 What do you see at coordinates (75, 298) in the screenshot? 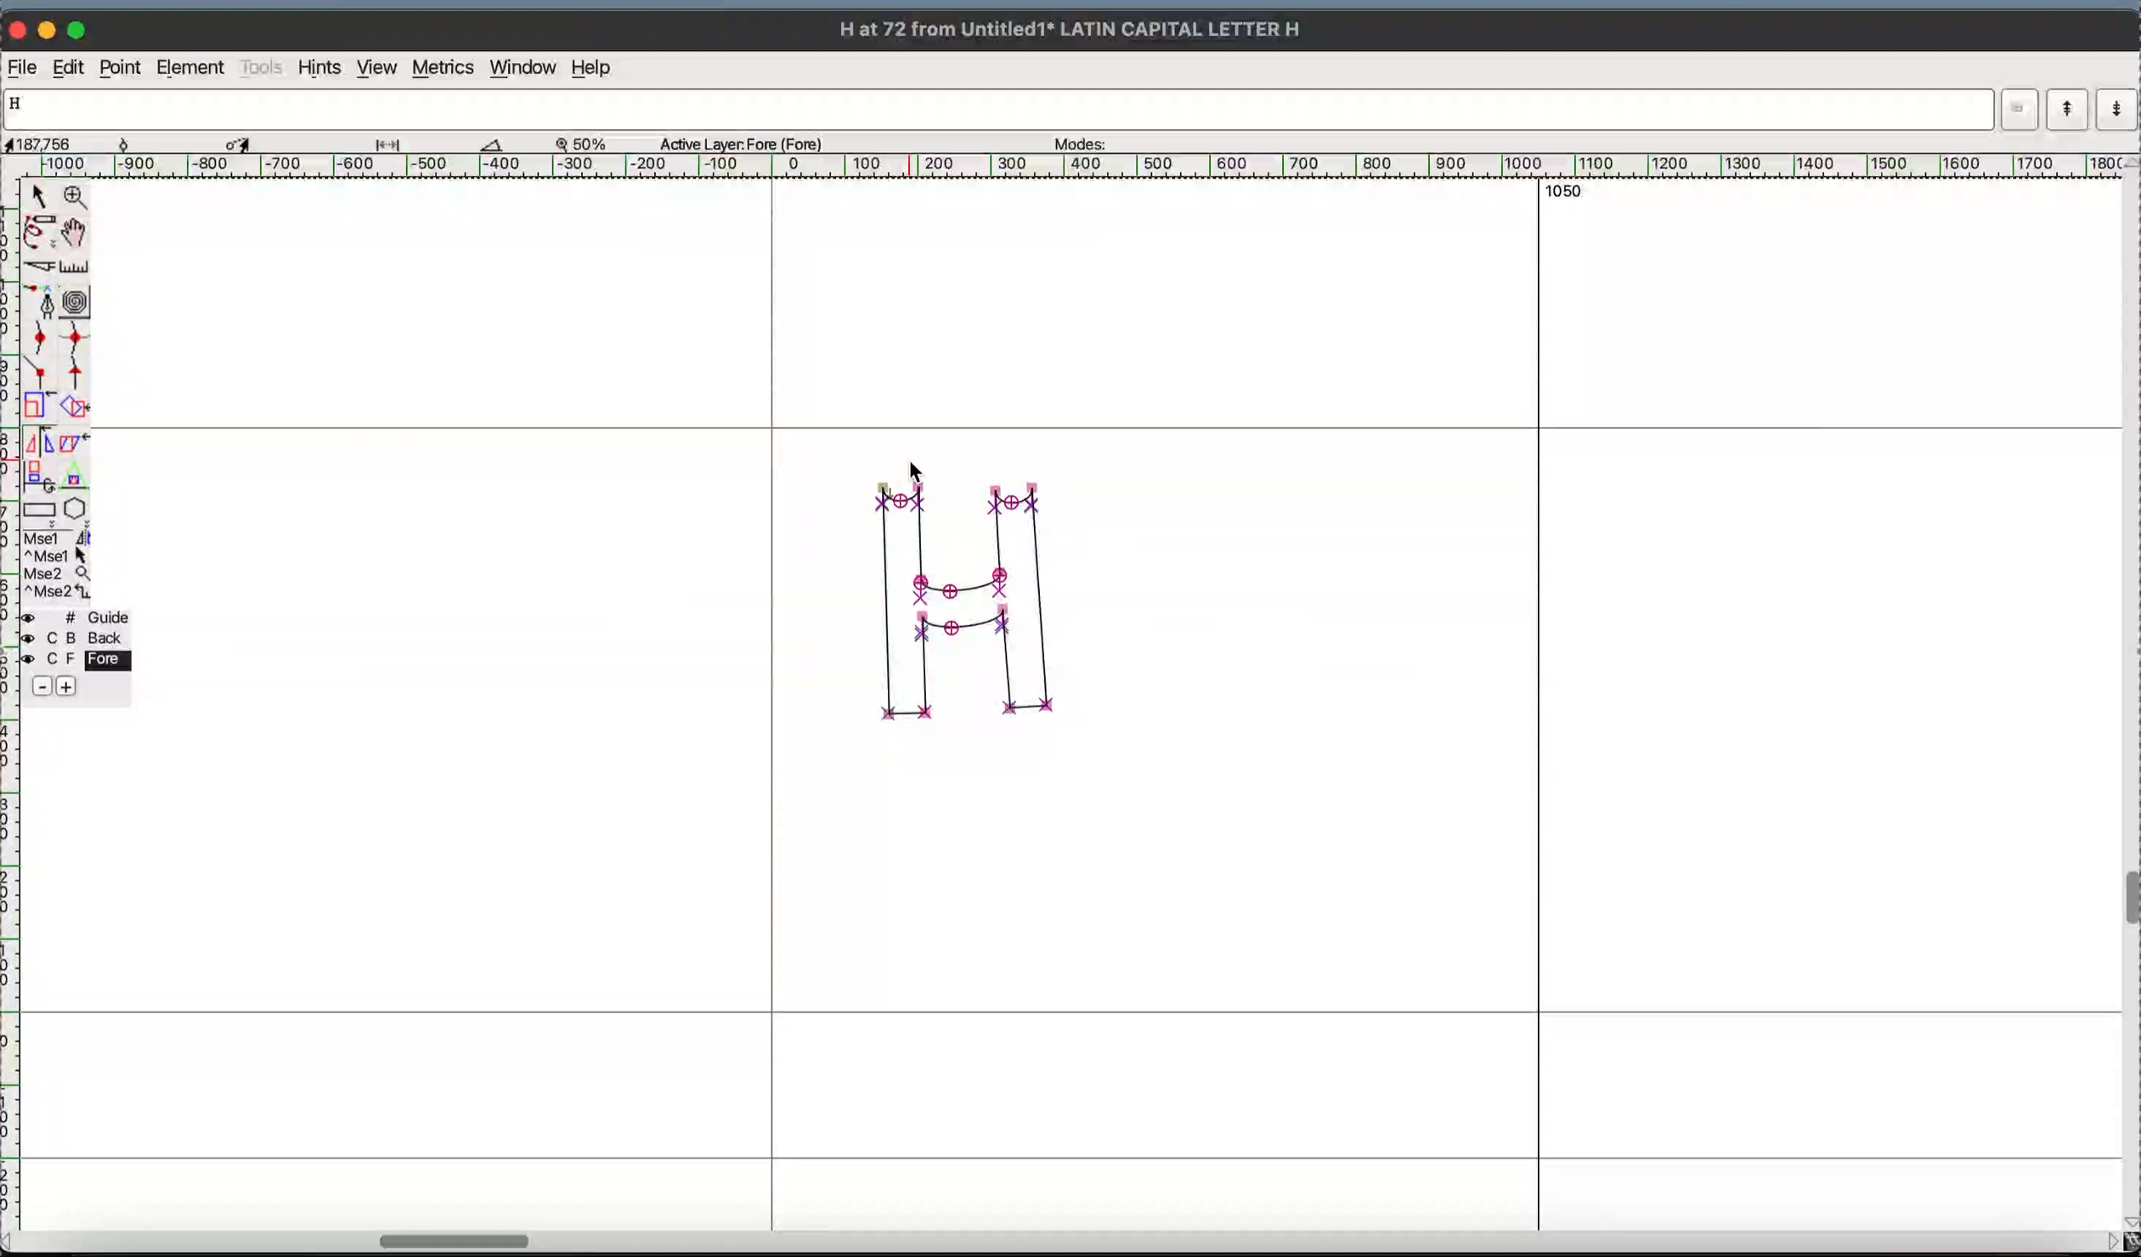
I see `spiro` at bounding box center [75, 298].